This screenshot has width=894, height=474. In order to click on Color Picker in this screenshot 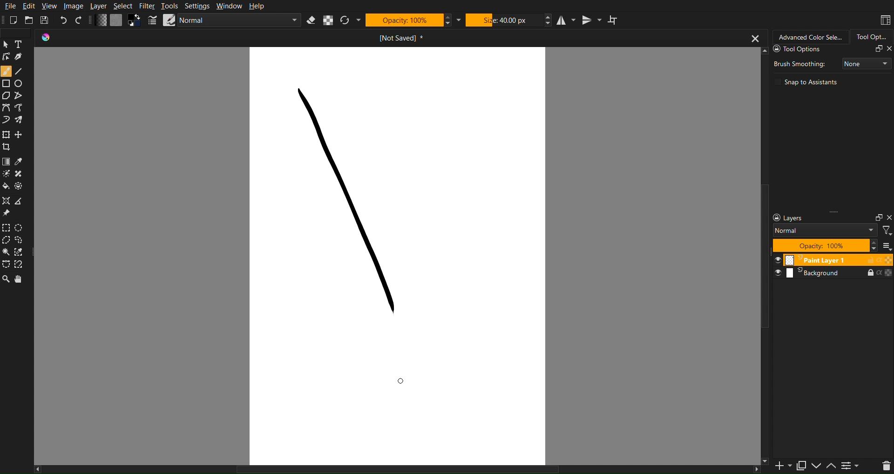, I will do `click(22, 162)`.